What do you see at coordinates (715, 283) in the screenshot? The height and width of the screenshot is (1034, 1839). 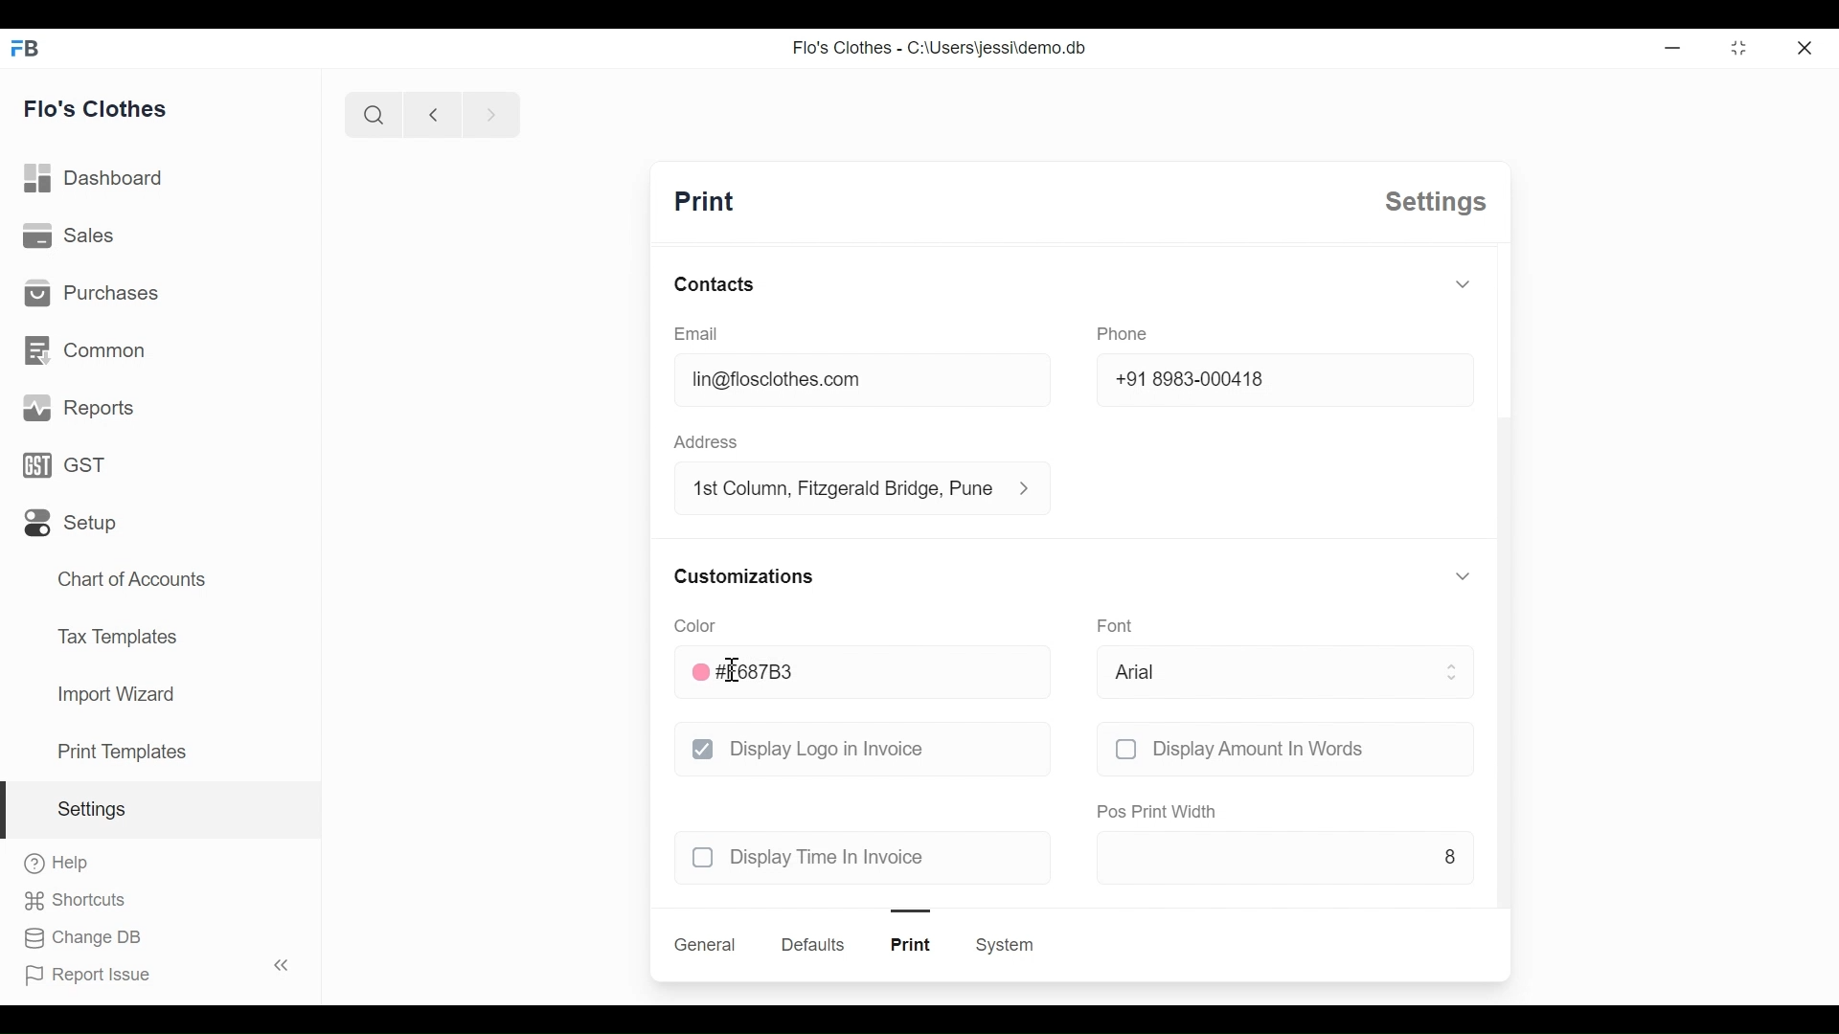 I see `contacts` at bounding box center [715, 283].